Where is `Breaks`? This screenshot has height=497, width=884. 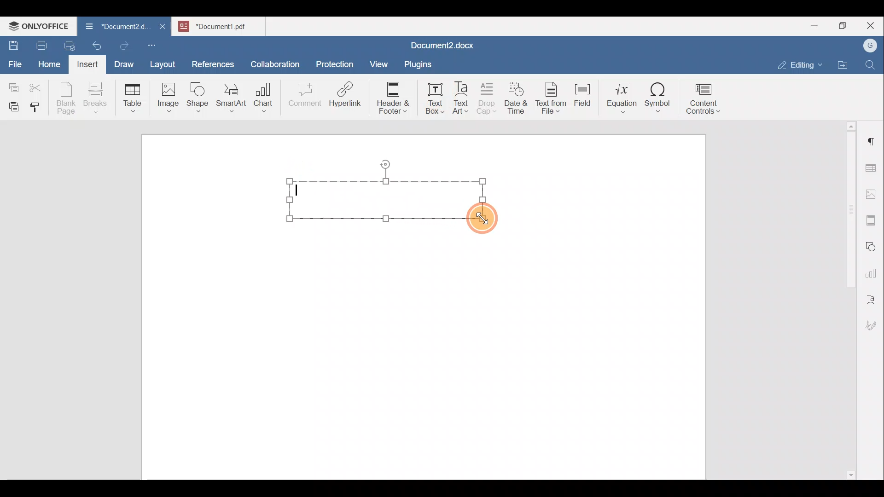 Breaks is located at coordinates (95, 98).